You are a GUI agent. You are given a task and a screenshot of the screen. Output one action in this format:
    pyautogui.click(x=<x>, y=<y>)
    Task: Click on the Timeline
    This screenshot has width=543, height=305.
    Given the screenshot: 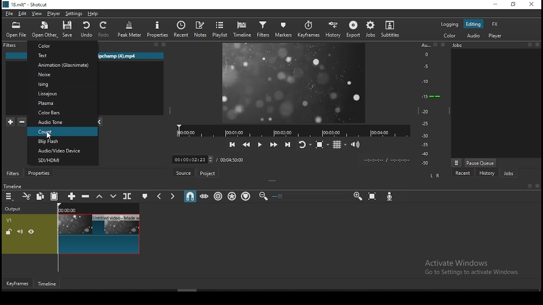 What is the action you would take?
    pyautogui.click(x=46, y=283)
    